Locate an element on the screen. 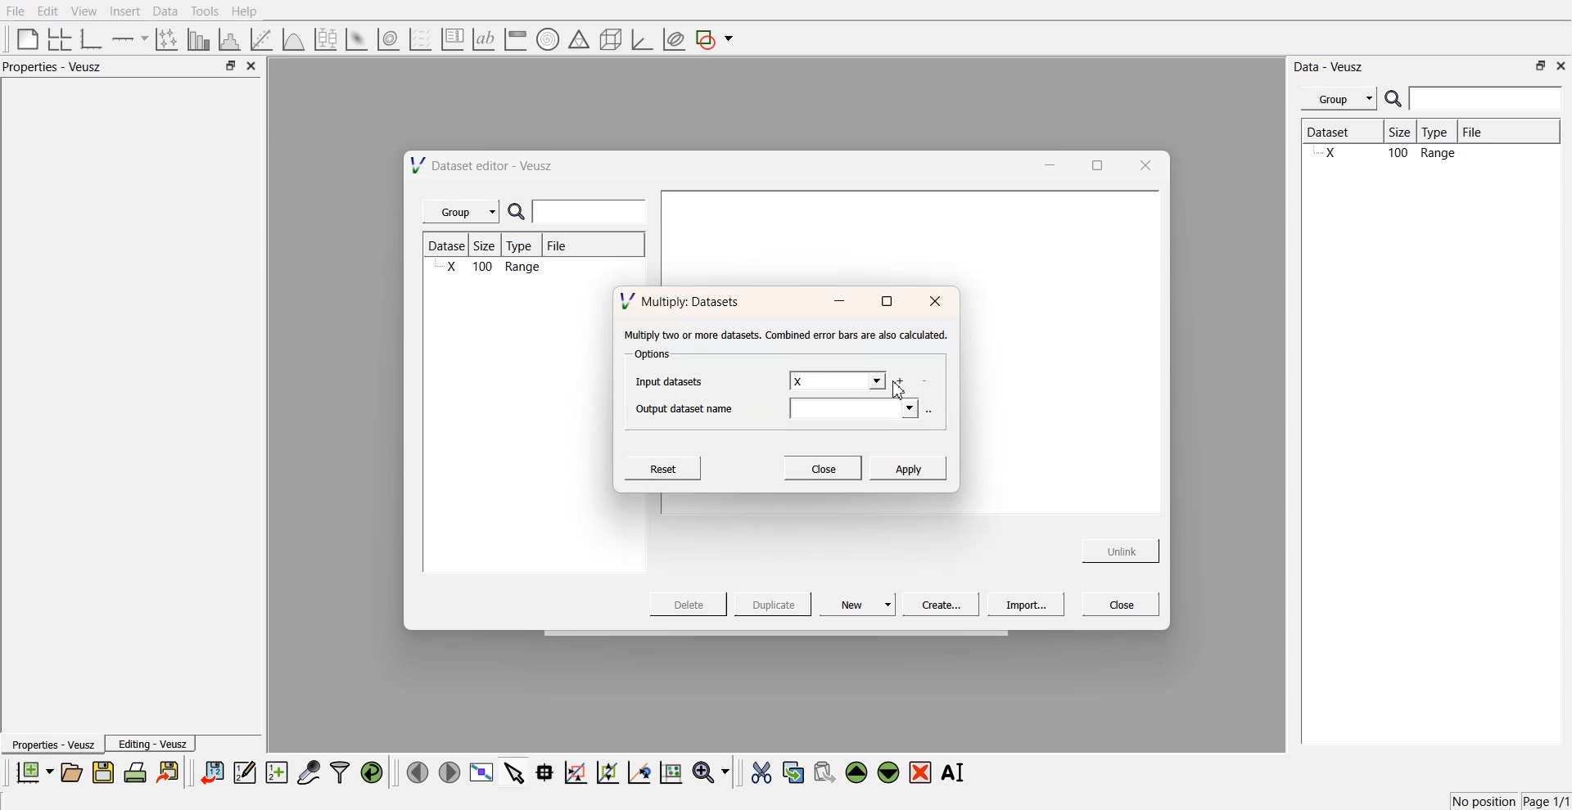  search icon is located at coordinates (1395, 98).